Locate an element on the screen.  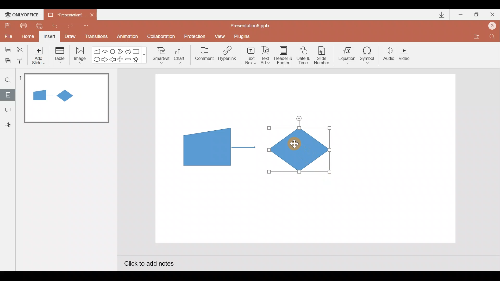
File is located at coordinates (7, 35).